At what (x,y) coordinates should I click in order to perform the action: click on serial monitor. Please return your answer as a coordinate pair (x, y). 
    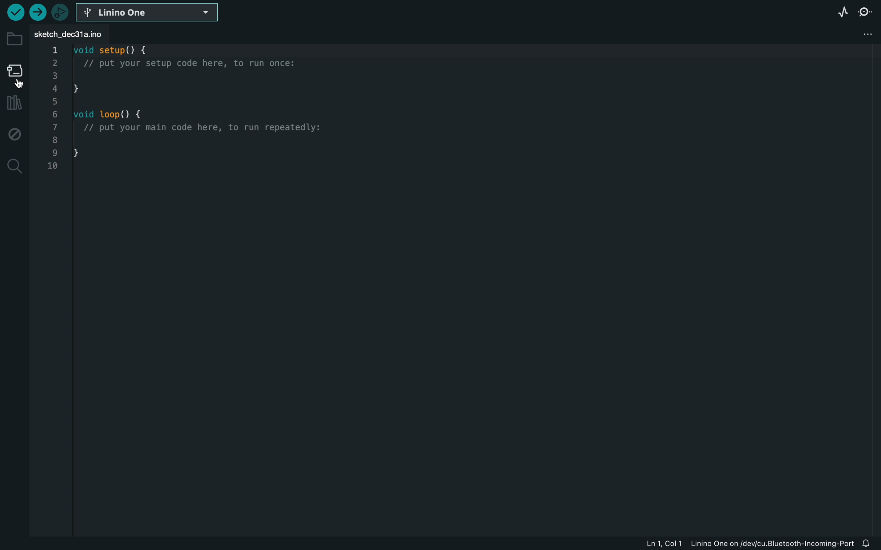
    Looking at the image, I should click on (868, 12).